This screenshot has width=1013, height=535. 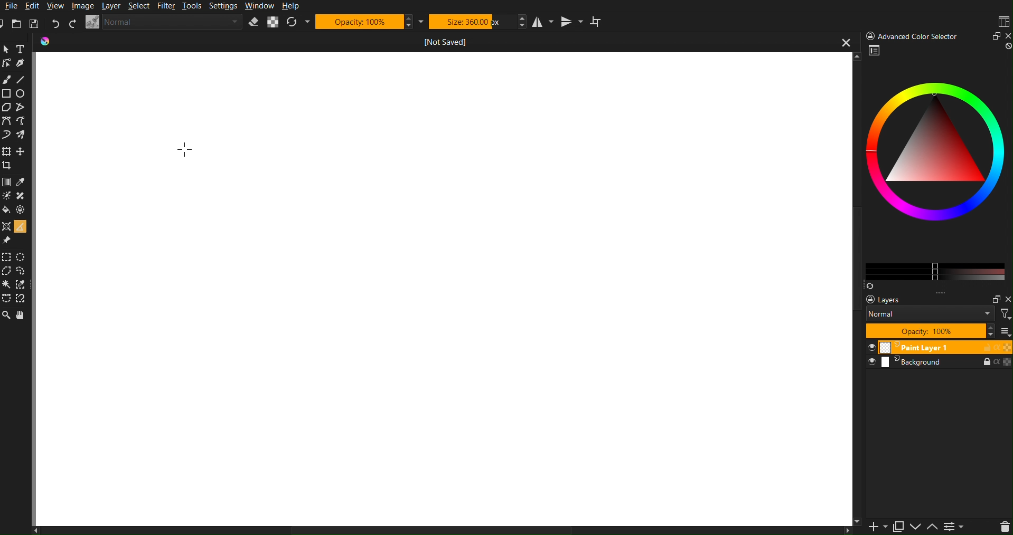 I want to click on Advanced Color Selector, so click(x=936, y=35).